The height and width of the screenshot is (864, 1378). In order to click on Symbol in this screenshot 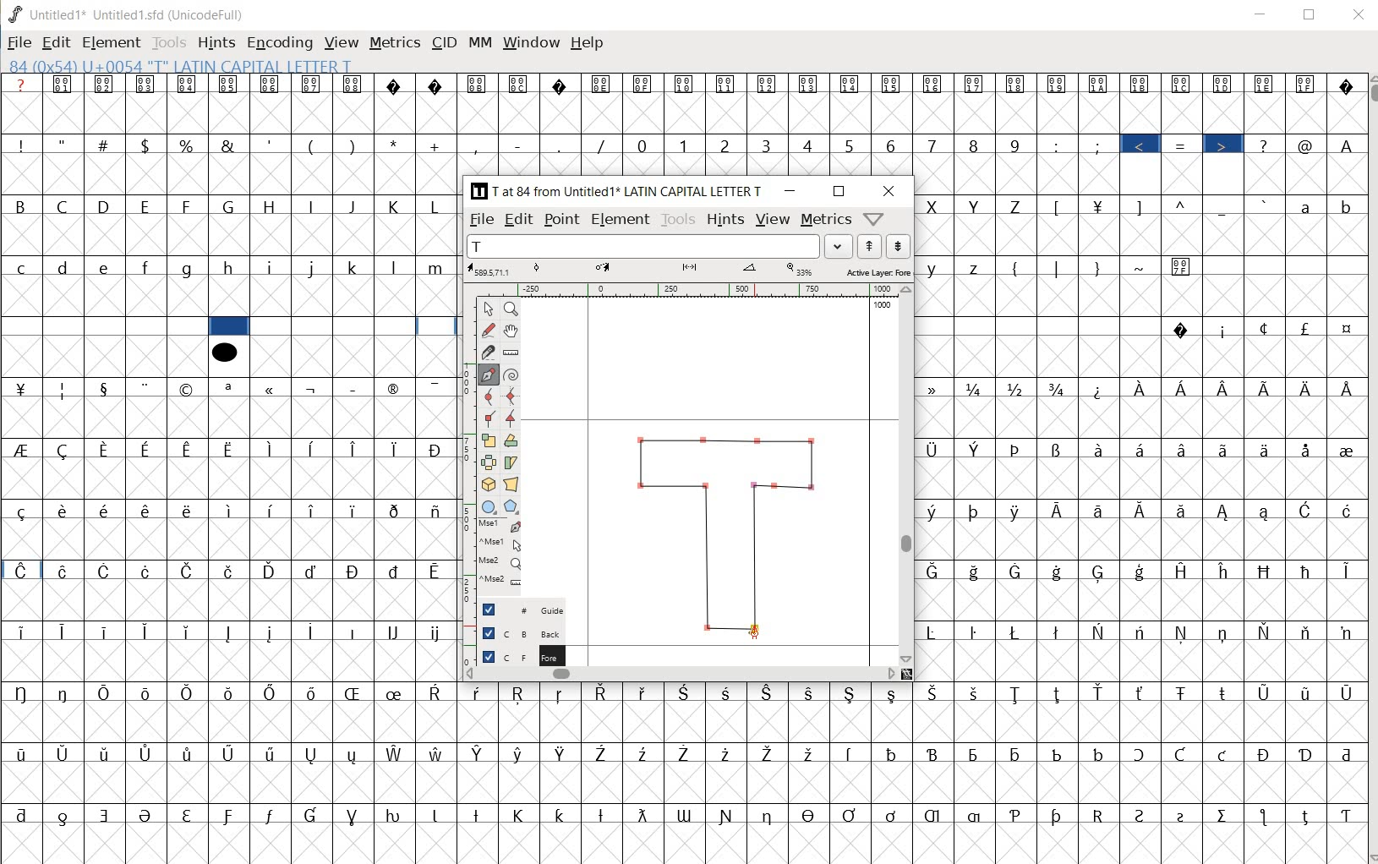, I will do `click(1138, 755)`.